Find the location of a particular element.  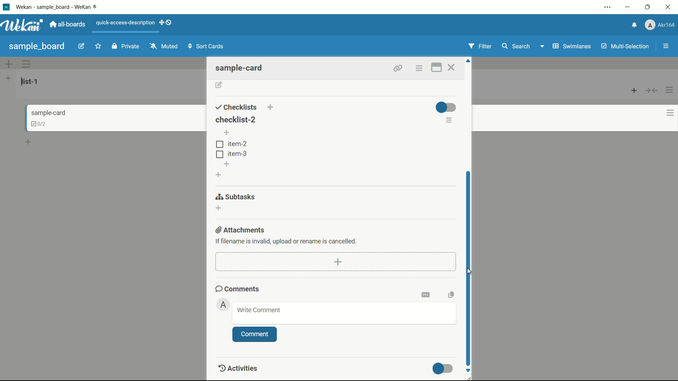

settings and more is located at coordinates (607, 7).